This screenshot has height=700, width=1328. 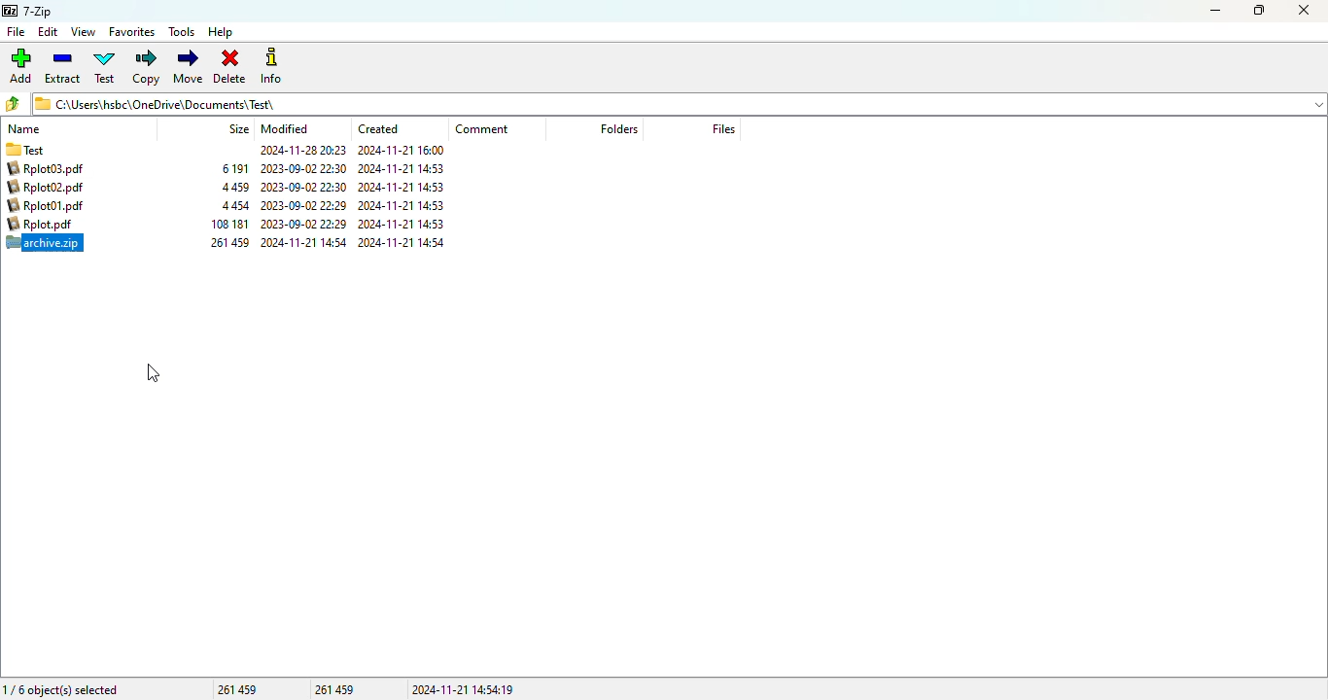 I want to click on 261 459, so click(x=237, y=688).